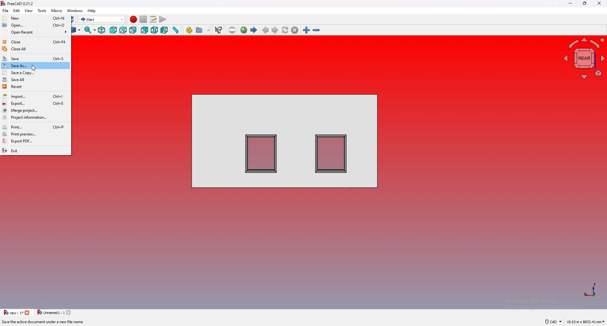 This screenshot has width=607, height=326. Describe the element at coordinates (21, 3) in the screenshot. I see `FreeCAD 0.21.2` at that location.